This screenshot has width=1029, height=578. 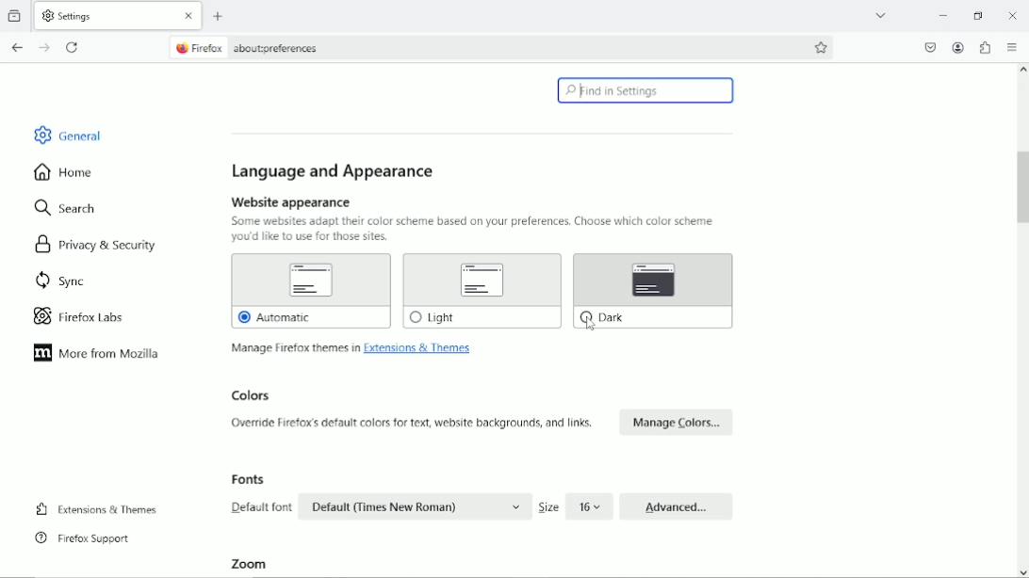 What do you see at coordinates (18, 45) in the screenshot?
I see `go back` at bounding box center [18, 45].